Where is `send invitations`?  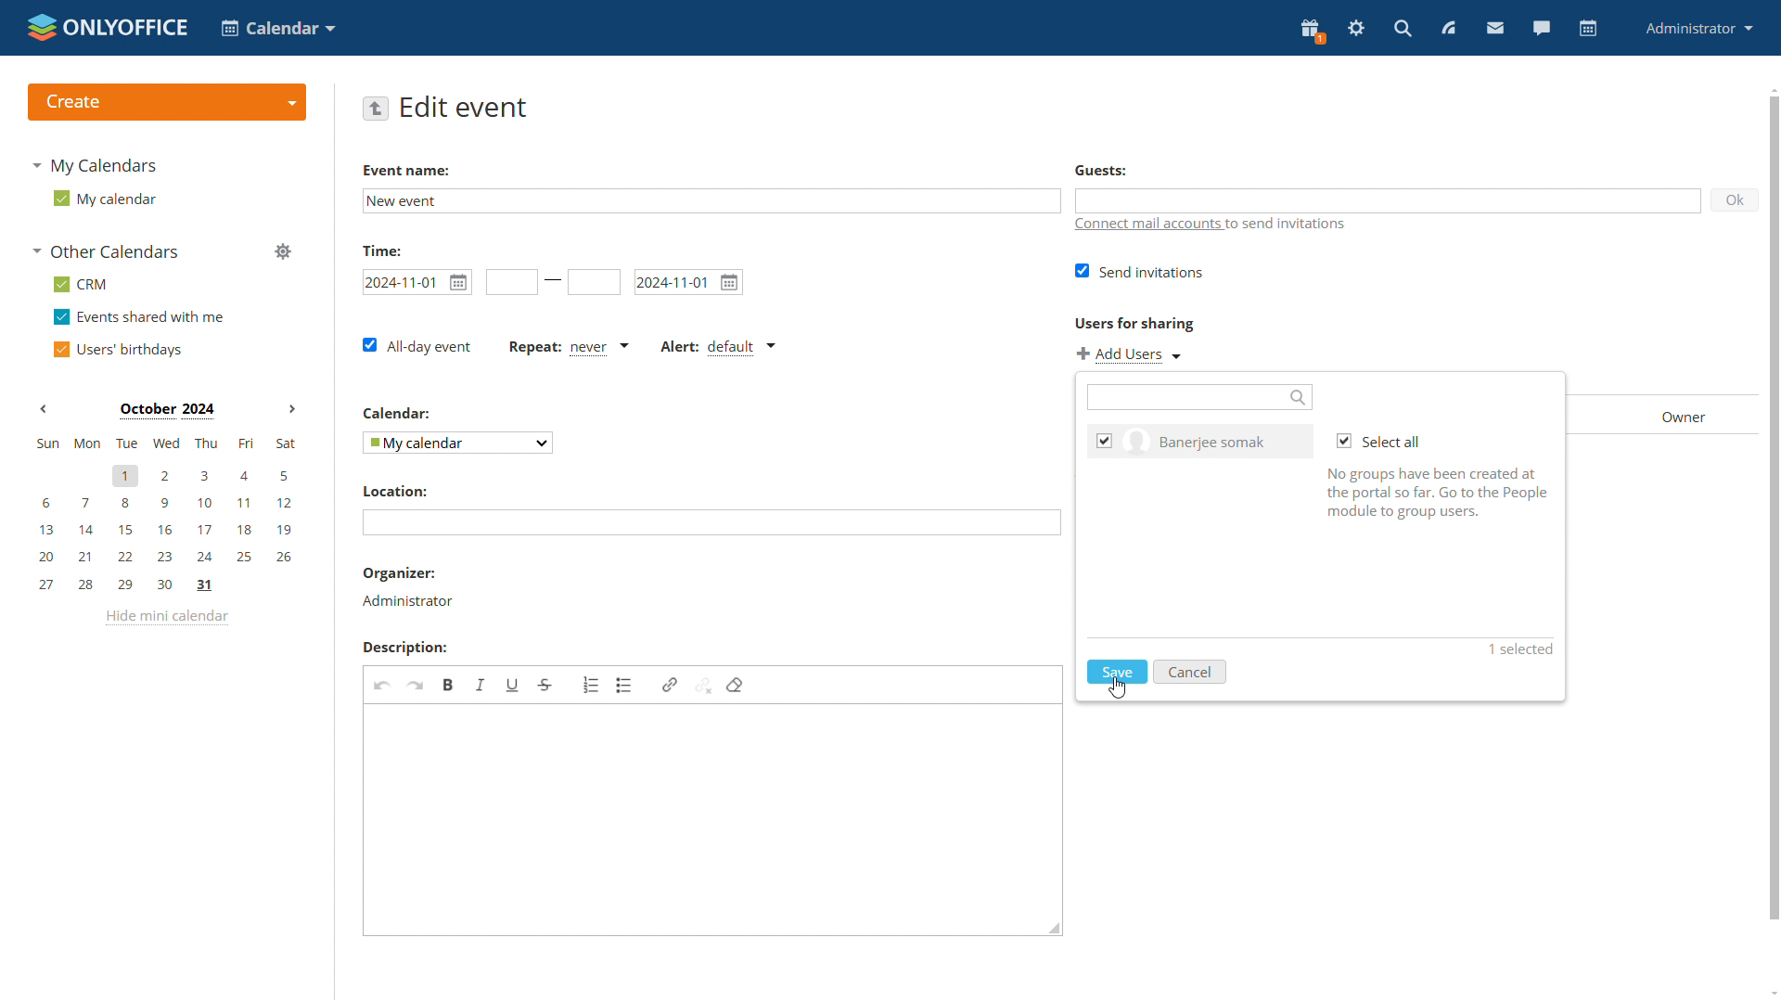 send invitations is located at coordinates (1139, 270).